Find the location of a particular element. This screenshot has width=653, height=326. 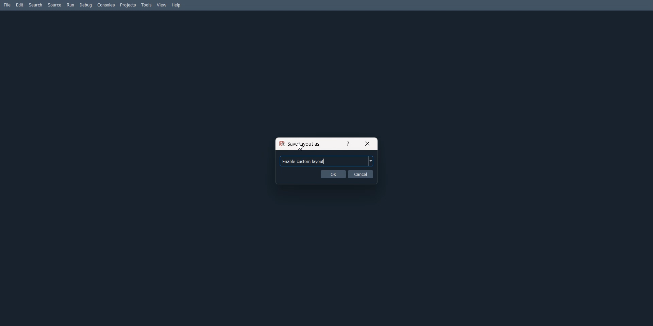

Projects is located at coordinates (128, 5).